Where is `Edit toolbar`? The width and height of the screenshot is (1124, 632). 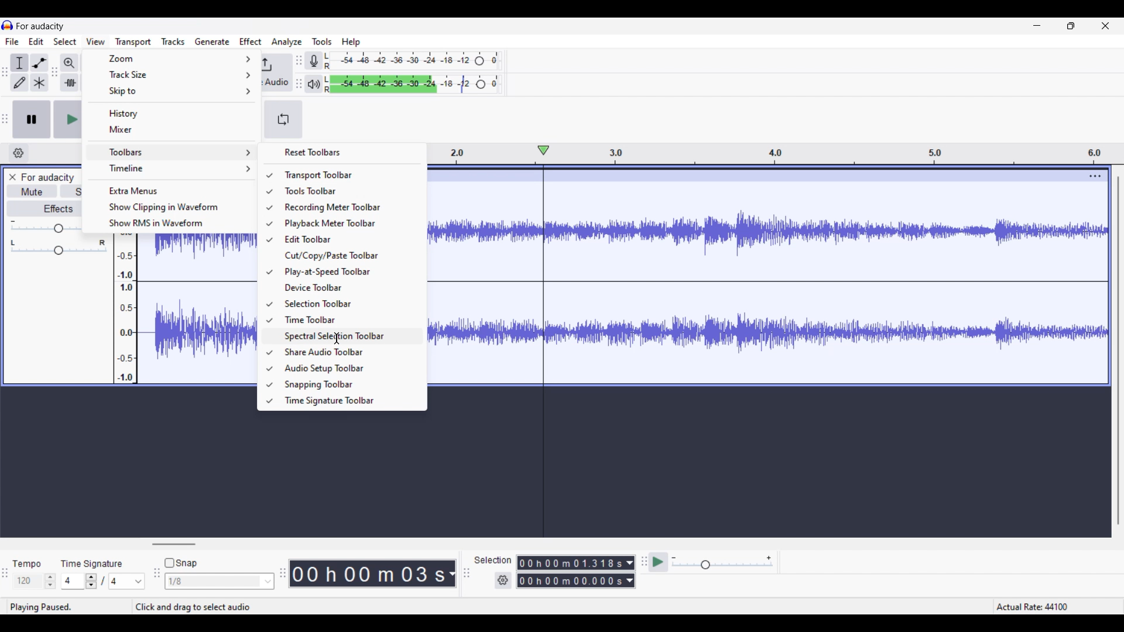 Edit toolbar is located at coordinates (347, 239).